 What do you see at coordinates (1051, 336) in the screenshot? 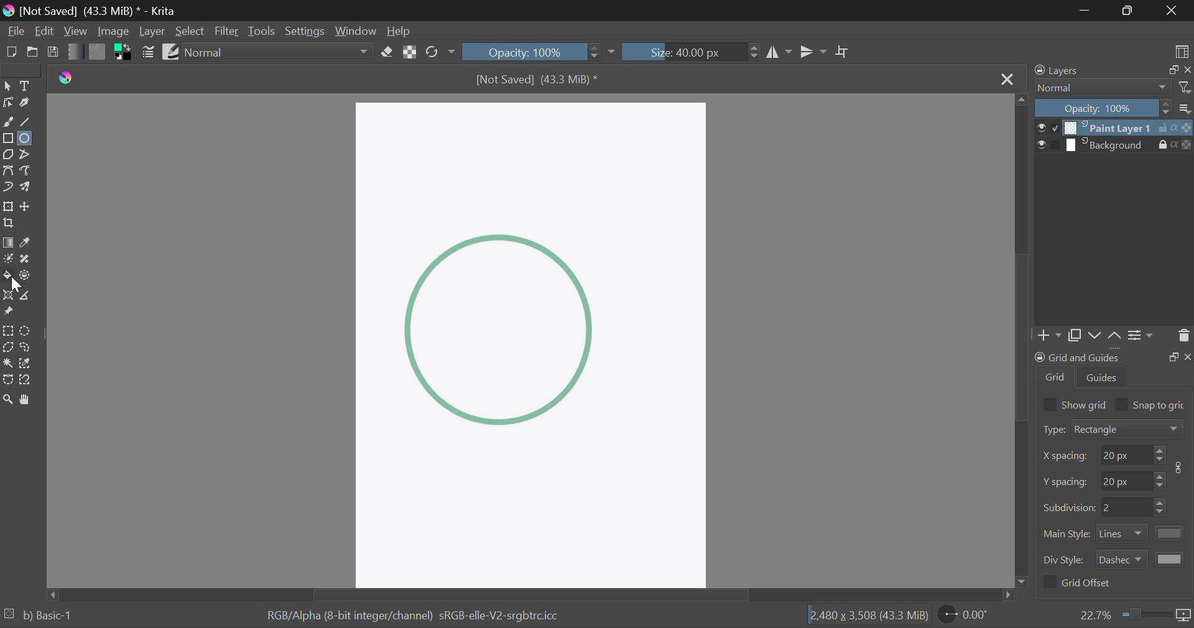
I see `Add Layer` at bounding box center [1051, 336].